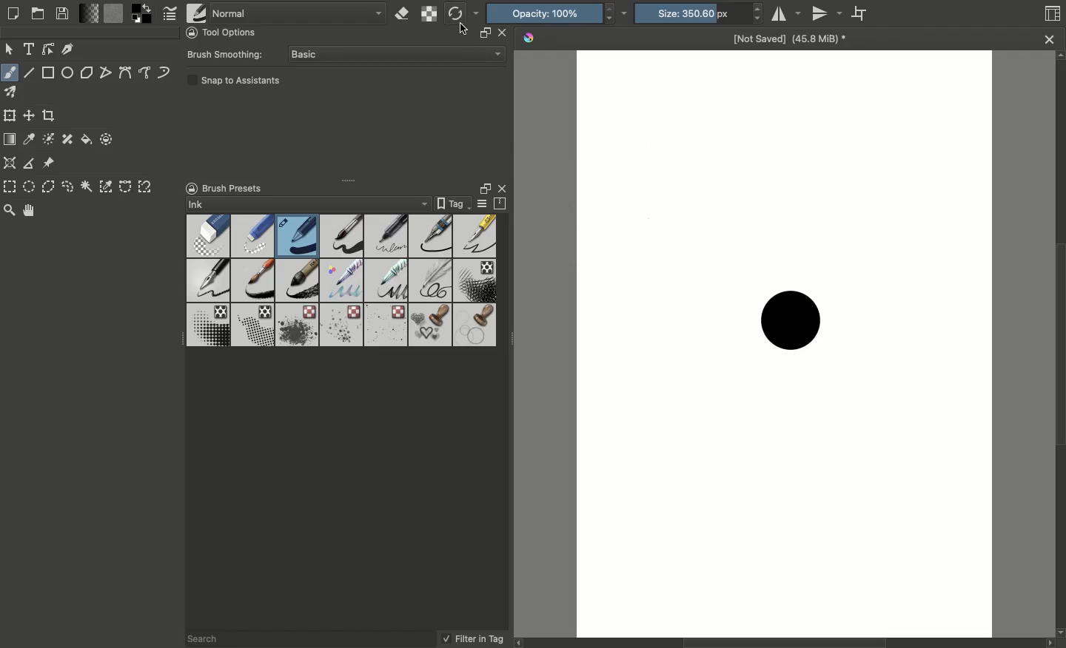 The height and width of the screenshot is (648, 1066). Describe the element at coordinates (862, 13) in the screenshot. I see `Wrap around mode` at that location.